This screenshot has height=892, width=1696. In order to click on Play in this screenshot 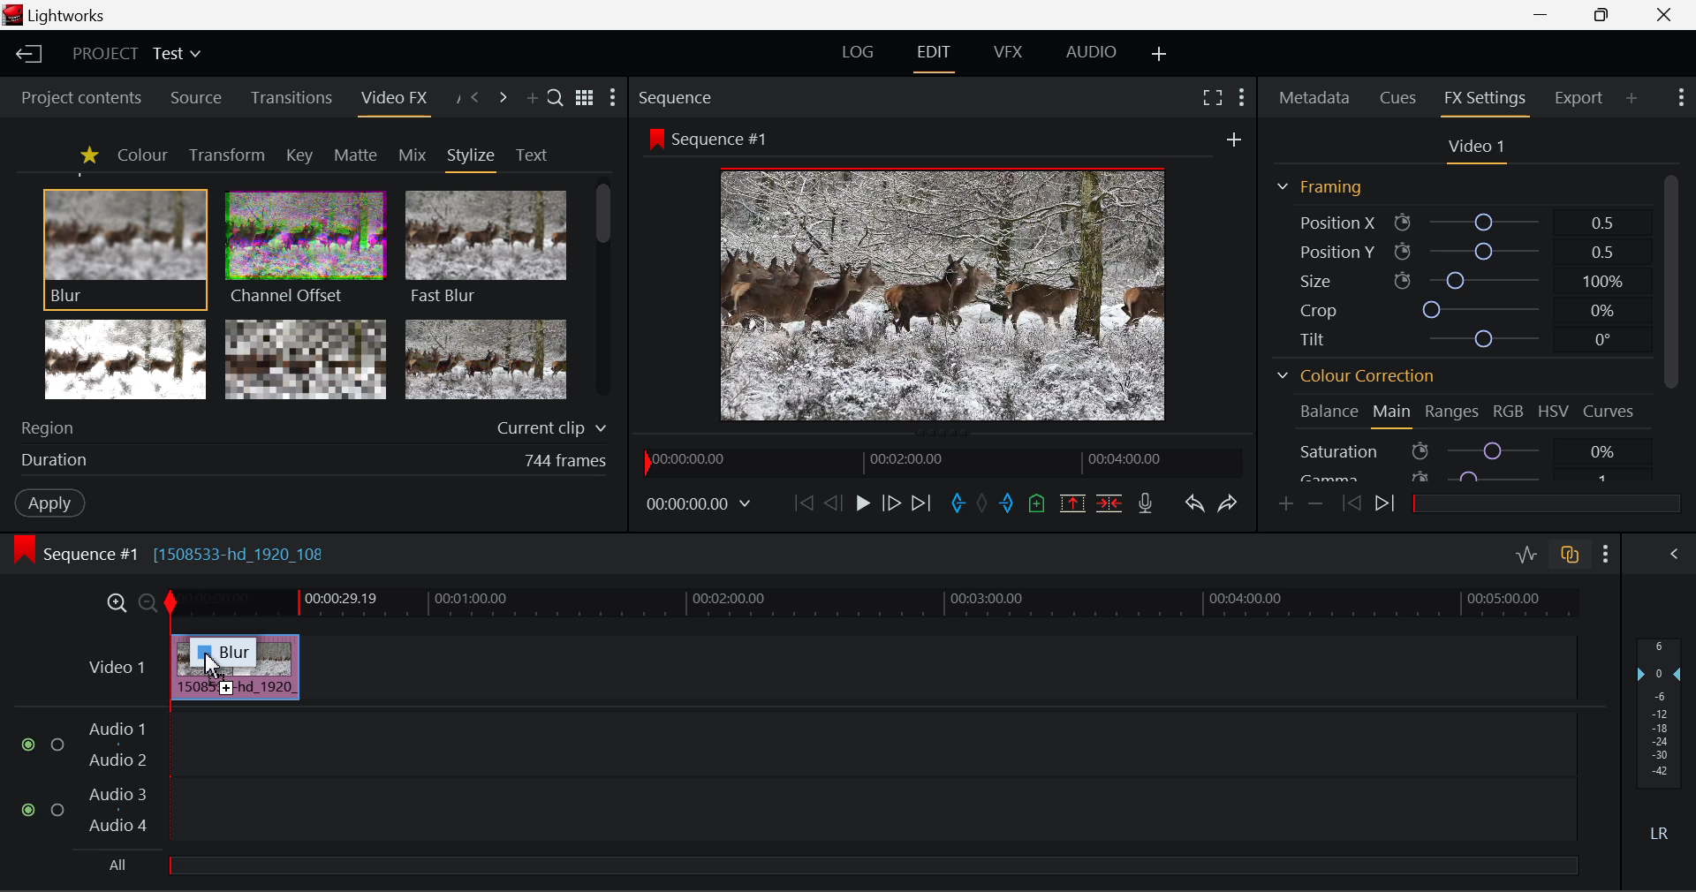, I will do `click(860, 503)`.